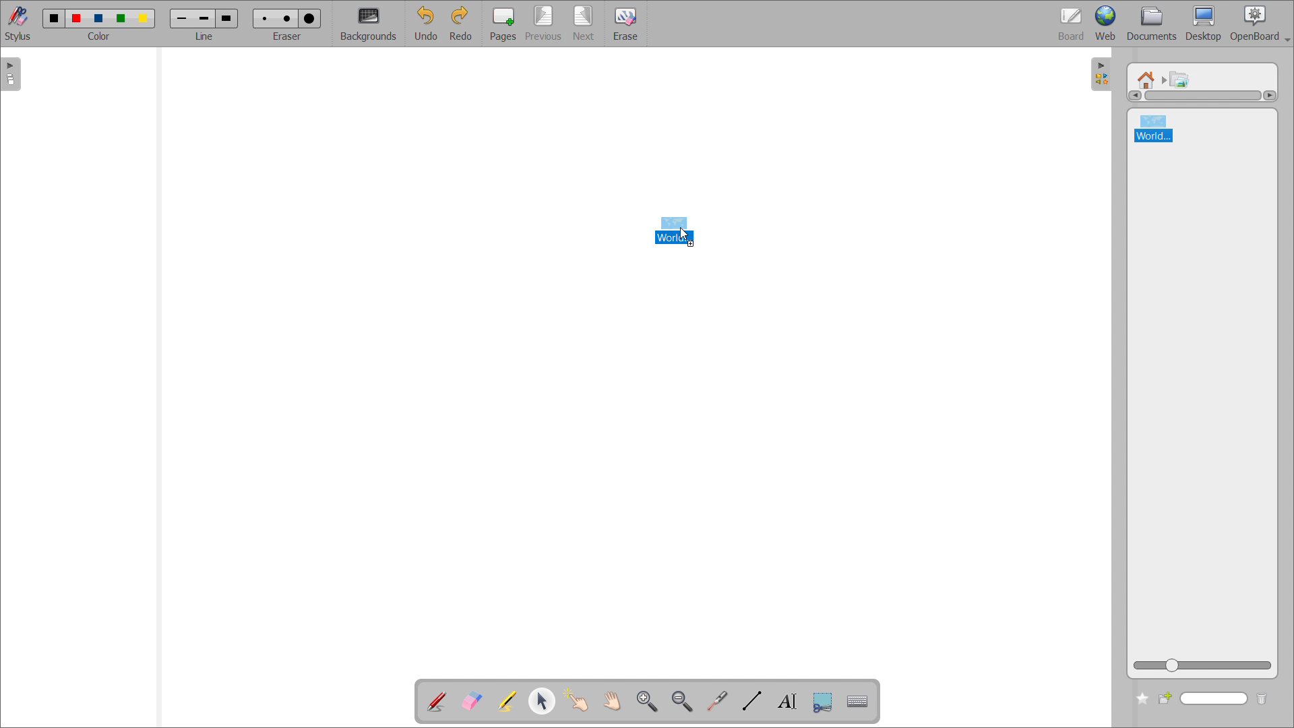 Image resolution: width=1294 pixels, height=728 pixels. I want to click on create new folder, so click(1165, 700).